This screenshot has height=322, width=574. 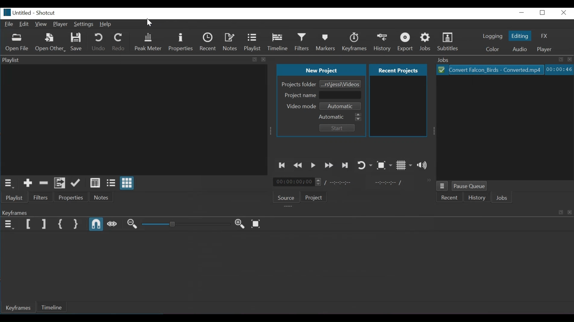 I want to click on Timeline, so click(x=52, y=307).